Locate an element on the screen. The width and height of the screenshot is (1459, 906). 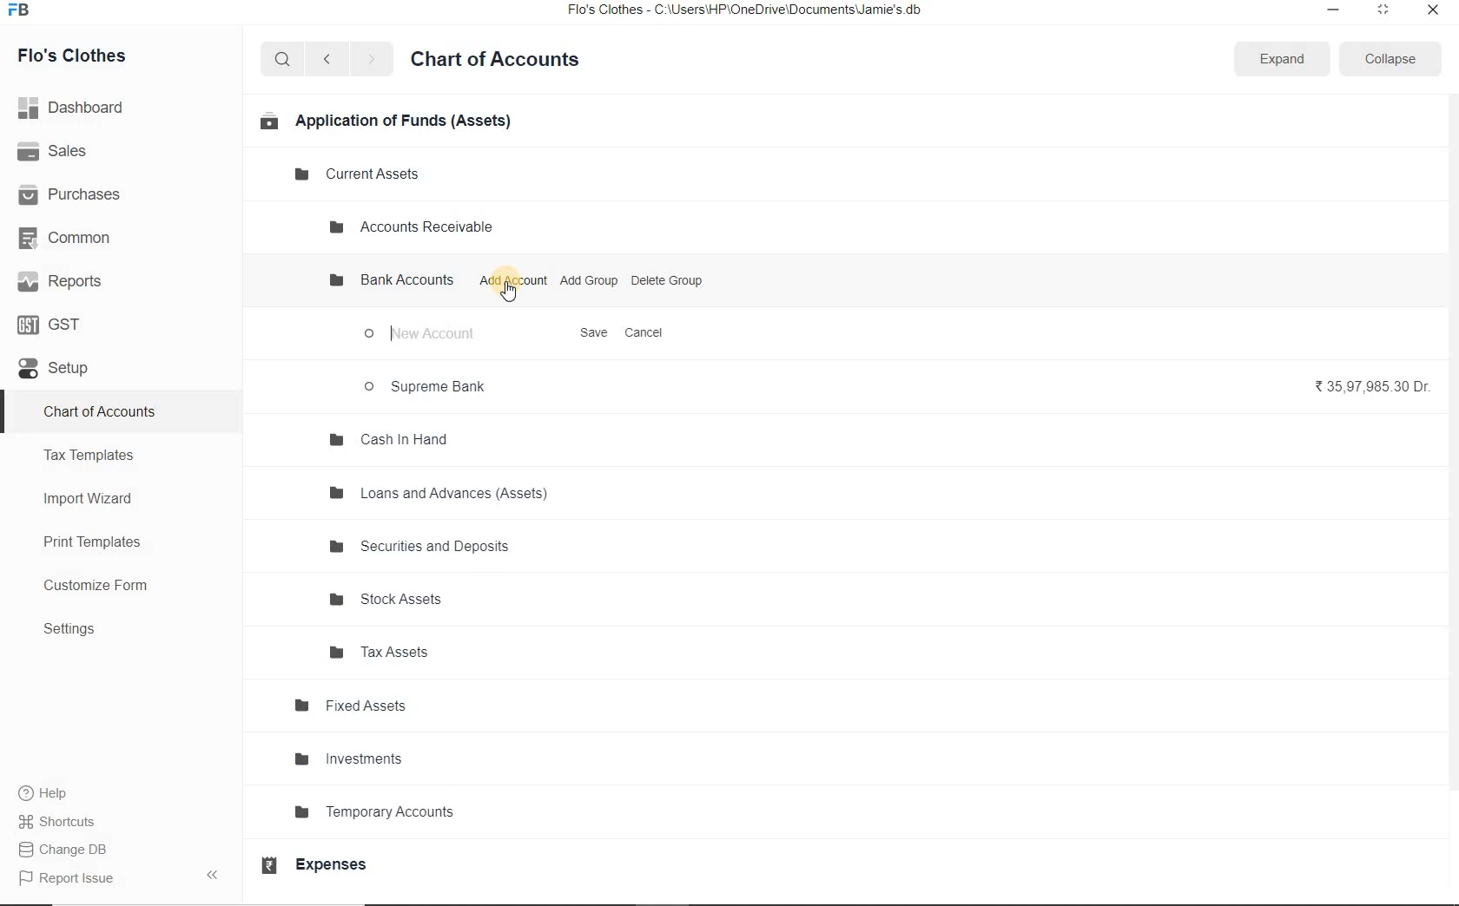
GST is located at coordinates (56, 323).